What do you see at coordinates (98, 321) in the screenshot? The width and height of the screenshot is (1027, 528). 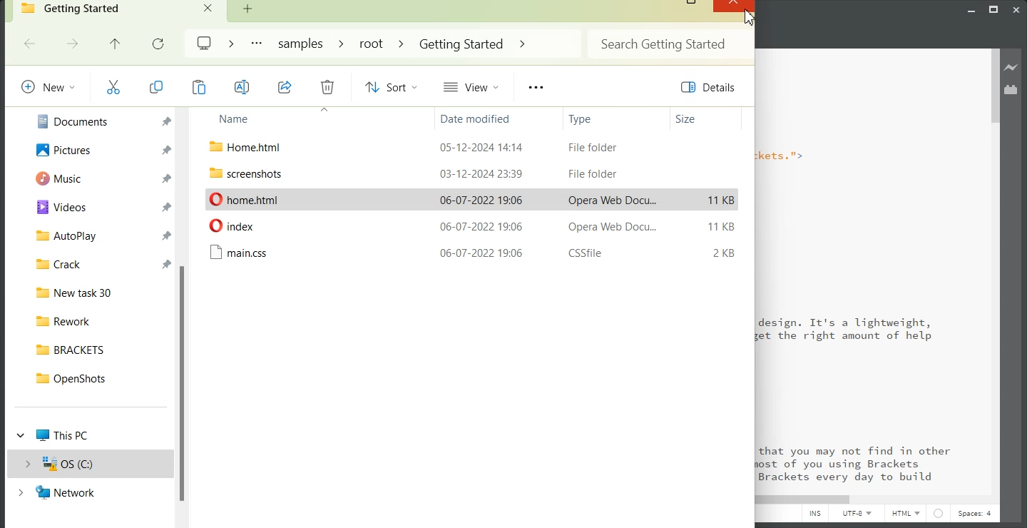 I see `Rework File` at bounding box center [98, 321].